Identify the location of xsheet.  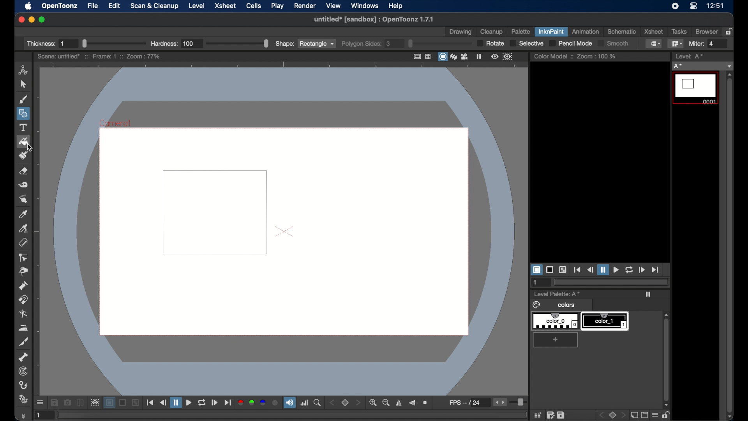
(226, 6).